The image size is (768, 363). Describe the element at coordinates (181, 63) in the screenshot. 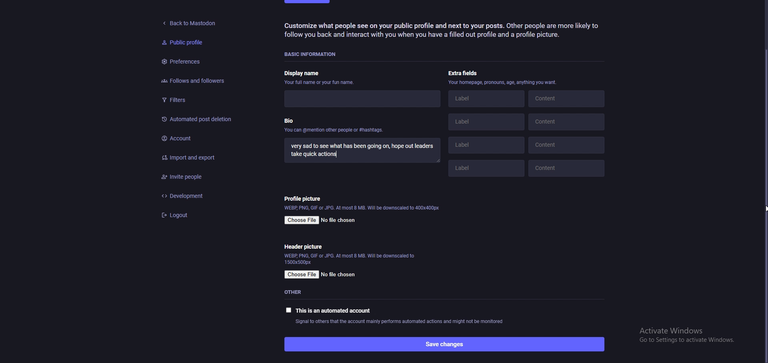

I see `Preferences` at that location.